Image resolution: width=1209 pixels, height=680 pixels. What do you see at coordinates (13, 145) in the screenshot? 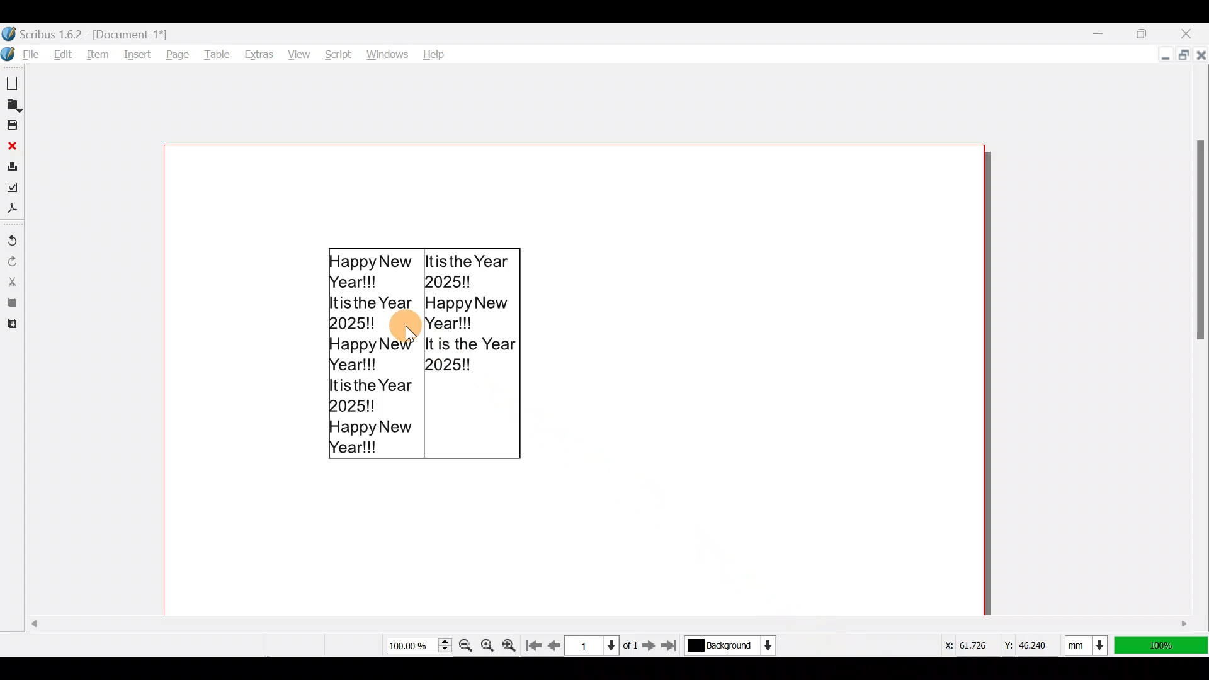
I see `Close` at bounding box center [13, 145].